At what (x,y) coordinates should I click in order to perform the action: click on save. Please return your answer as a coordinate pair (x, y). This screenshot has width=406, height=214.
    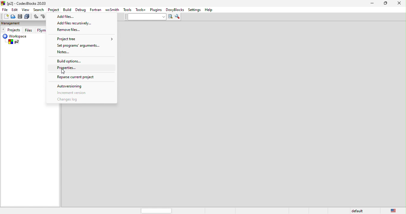
    Looking at the image, I should click on (21, 17).